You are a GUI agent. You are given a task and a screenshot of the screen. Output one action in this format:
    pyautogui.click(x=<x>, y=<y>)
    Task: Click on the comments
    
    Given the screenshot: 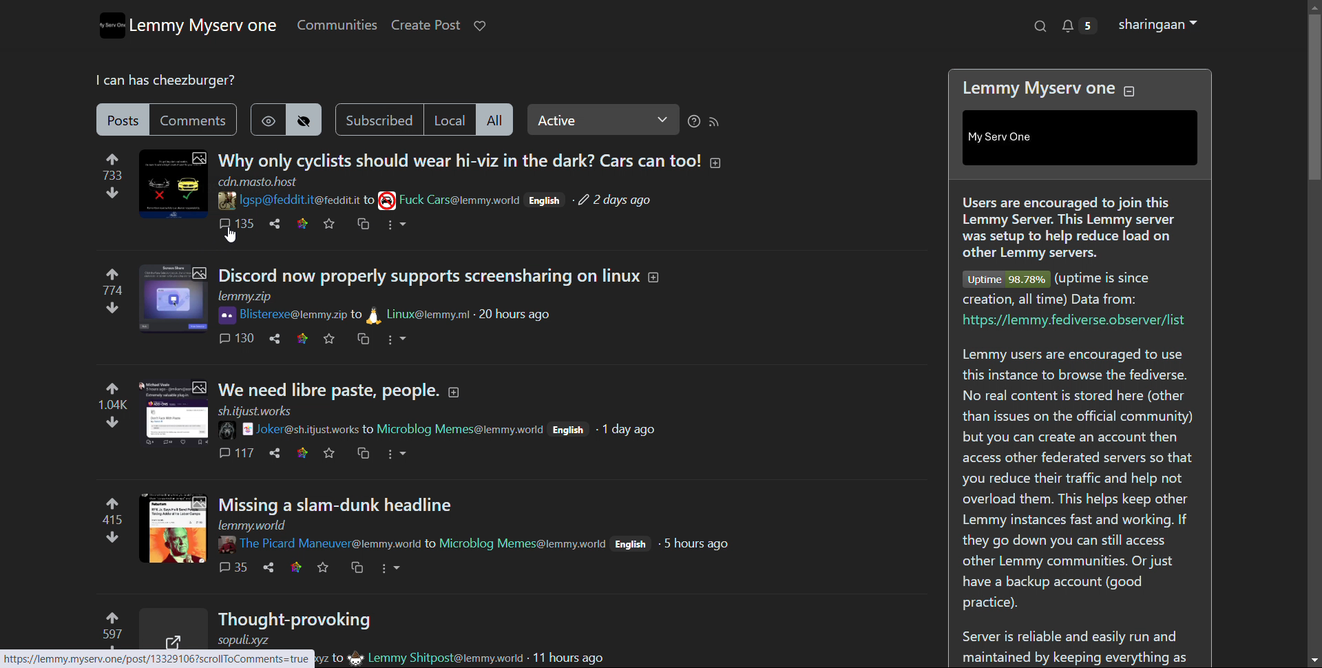 What is the action you would take?
    pyautogui.click(x=238, y=338)
    